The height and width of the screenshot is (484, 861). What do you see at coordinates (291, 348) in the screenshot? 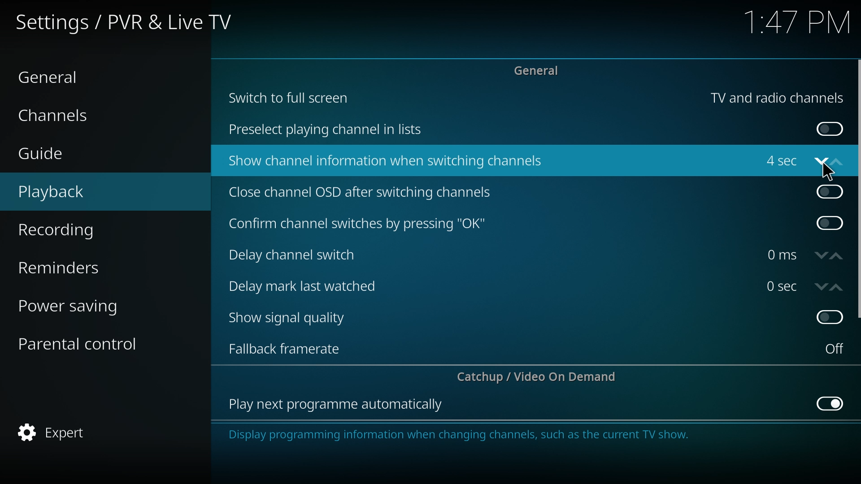
I see `fall back framerate` at bounding box center [291, 348].